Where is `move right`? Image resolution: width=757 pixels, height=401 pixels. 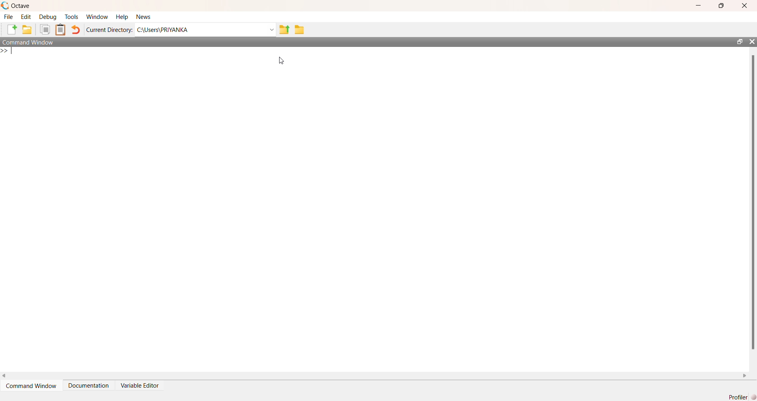
move right is located at coordinates (746, 375).